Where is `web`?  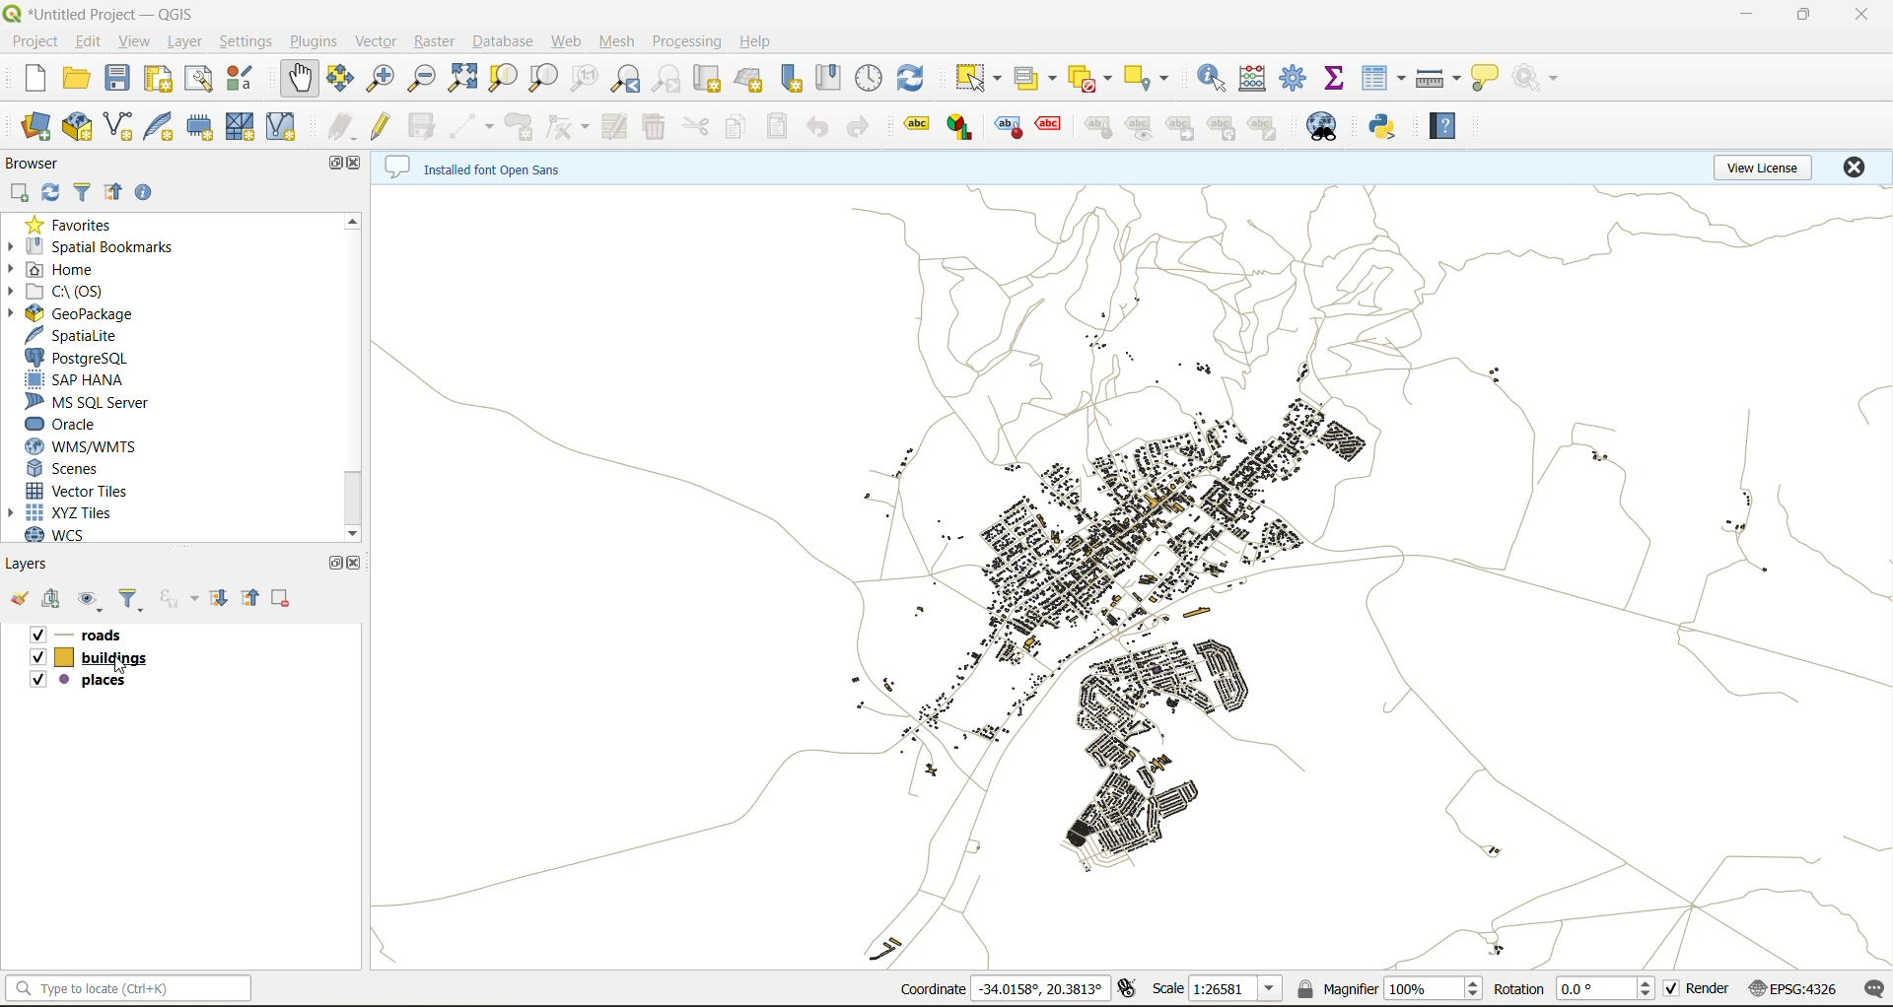
web is located at coordinates (565, 44).